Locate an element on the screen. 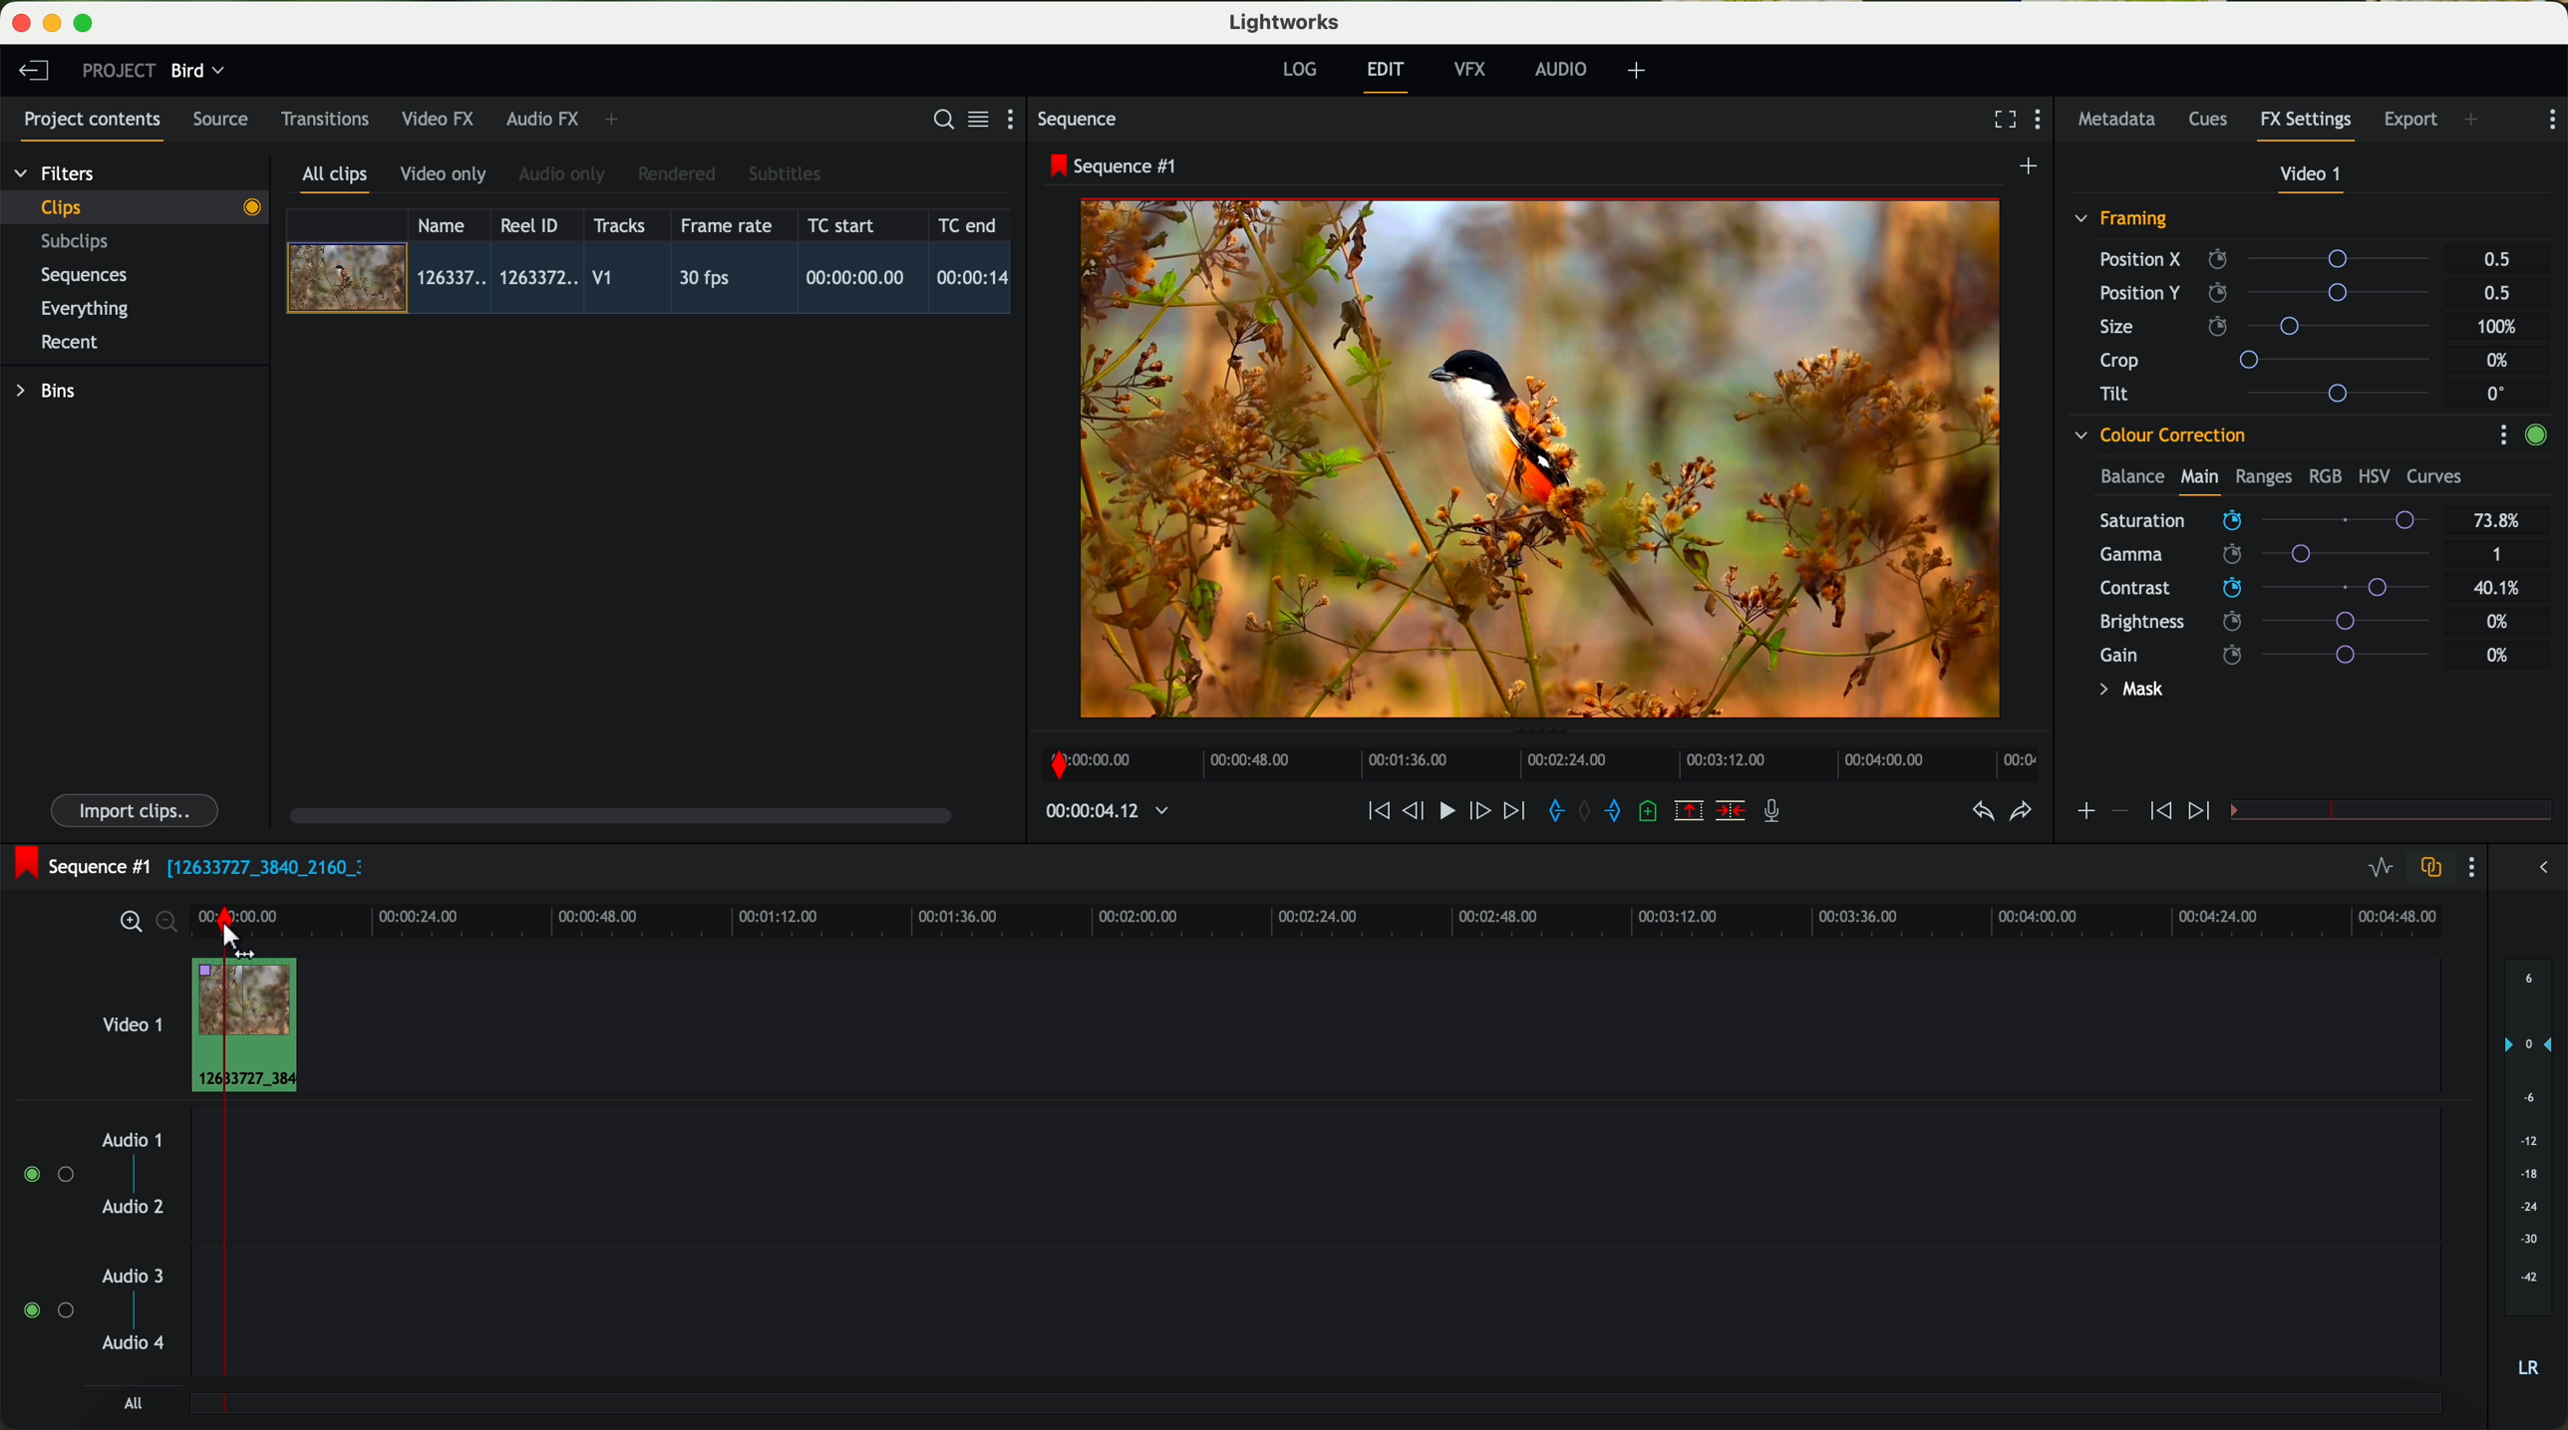 Image resolution: width=2568 pixels, height=1430 pixels. undo is located at coordinates (1981, 812).